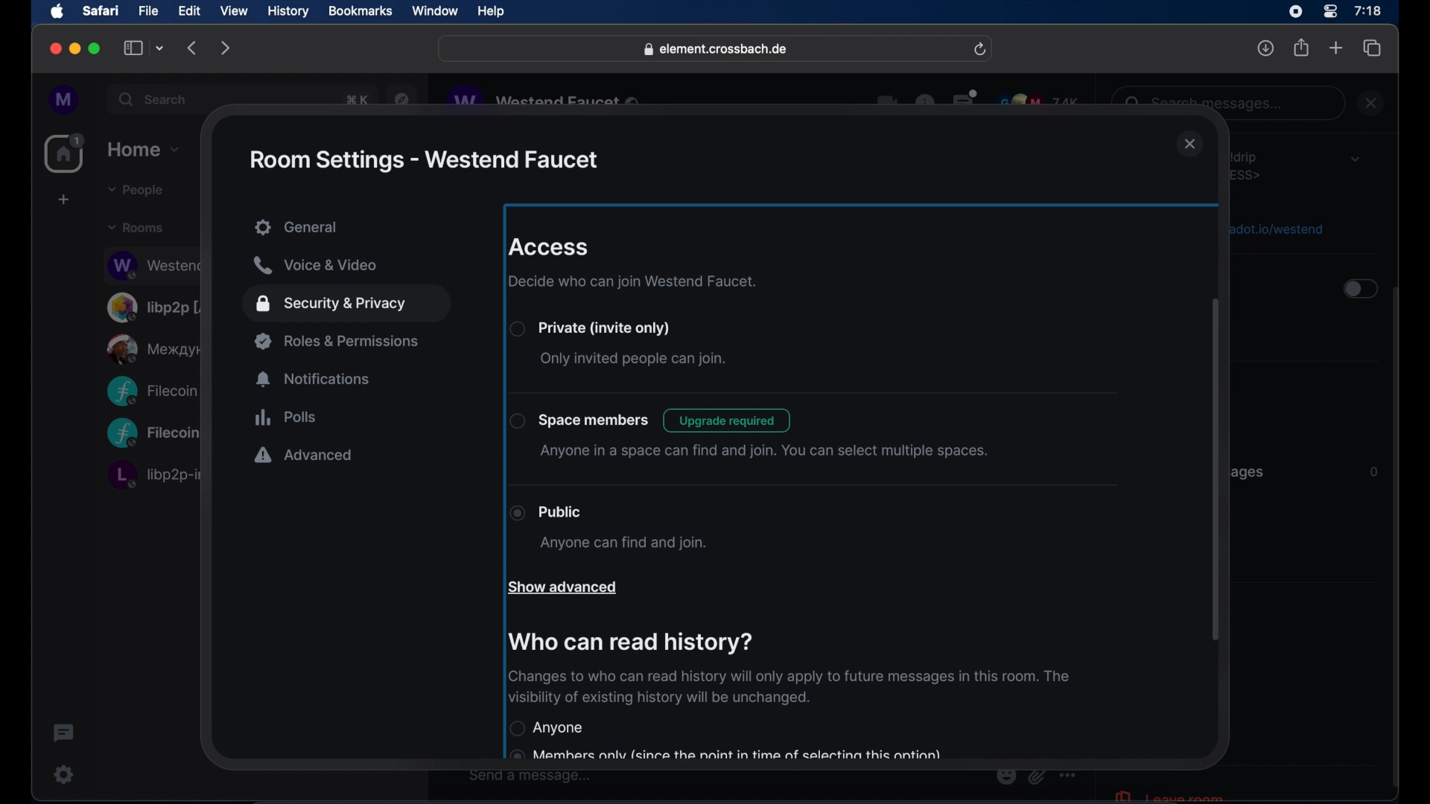 The image size is (1430, 804). I want to click on screen recorder icon, so click(1295, 12).